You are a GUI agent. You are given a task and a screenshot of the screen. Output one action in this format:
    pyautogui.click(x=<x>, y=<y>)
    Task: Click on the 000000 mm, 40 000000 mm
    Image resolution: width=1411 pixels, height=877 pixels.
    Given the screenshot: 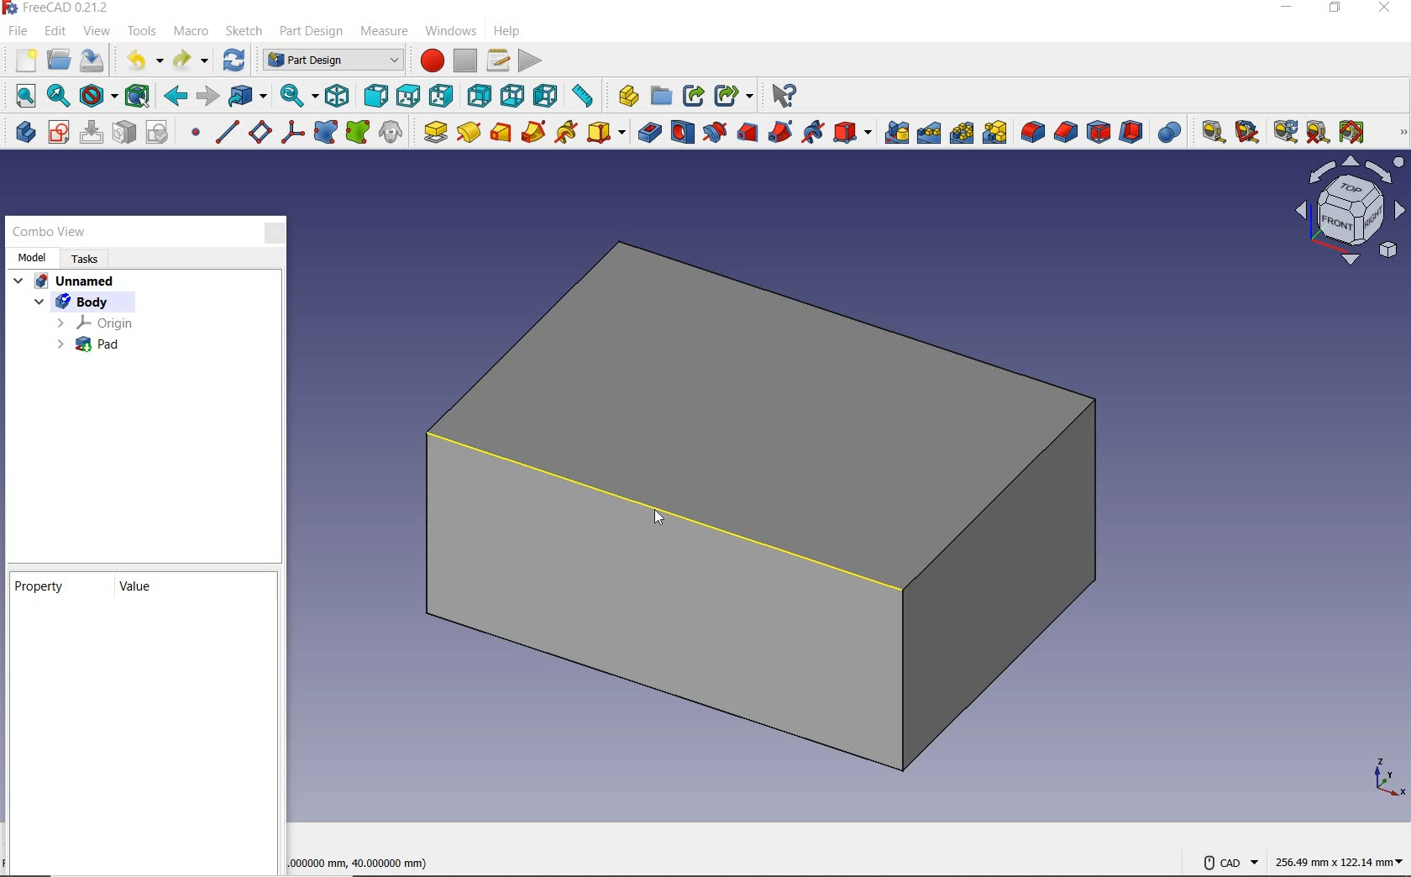 What is the action you would take?
    pyautogui.click(x=359, y=865)
    